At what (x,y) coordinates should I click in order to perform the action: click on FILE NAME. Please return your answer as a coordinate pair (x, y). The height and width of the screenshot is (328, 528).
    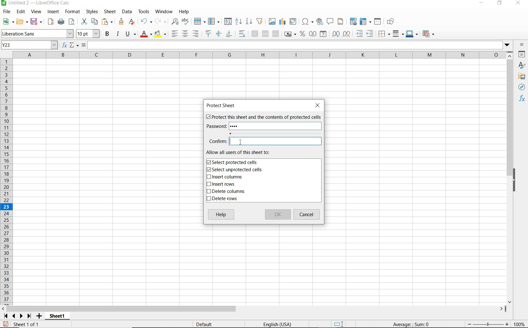
    Looking at the image, I should click on (37, 3).